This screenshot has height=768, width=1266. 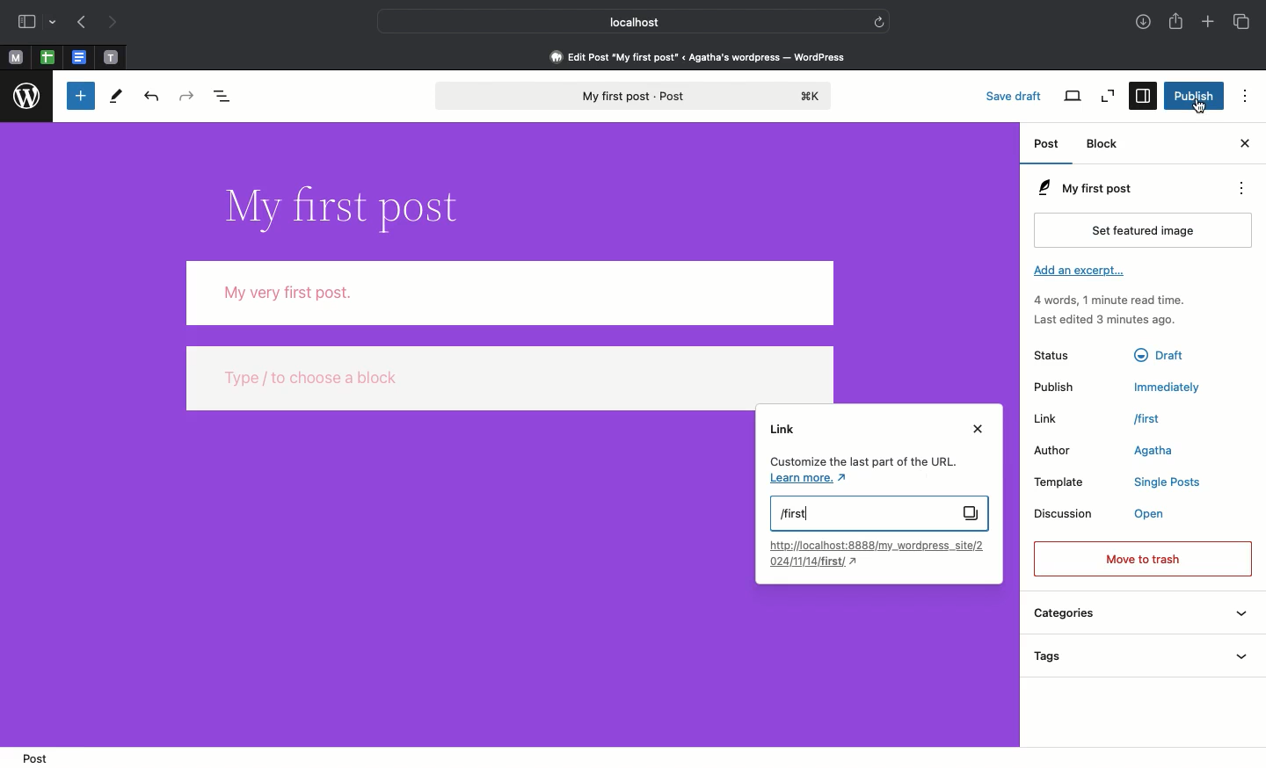 I want to click on Sidebar, so click(x=25, y=21).